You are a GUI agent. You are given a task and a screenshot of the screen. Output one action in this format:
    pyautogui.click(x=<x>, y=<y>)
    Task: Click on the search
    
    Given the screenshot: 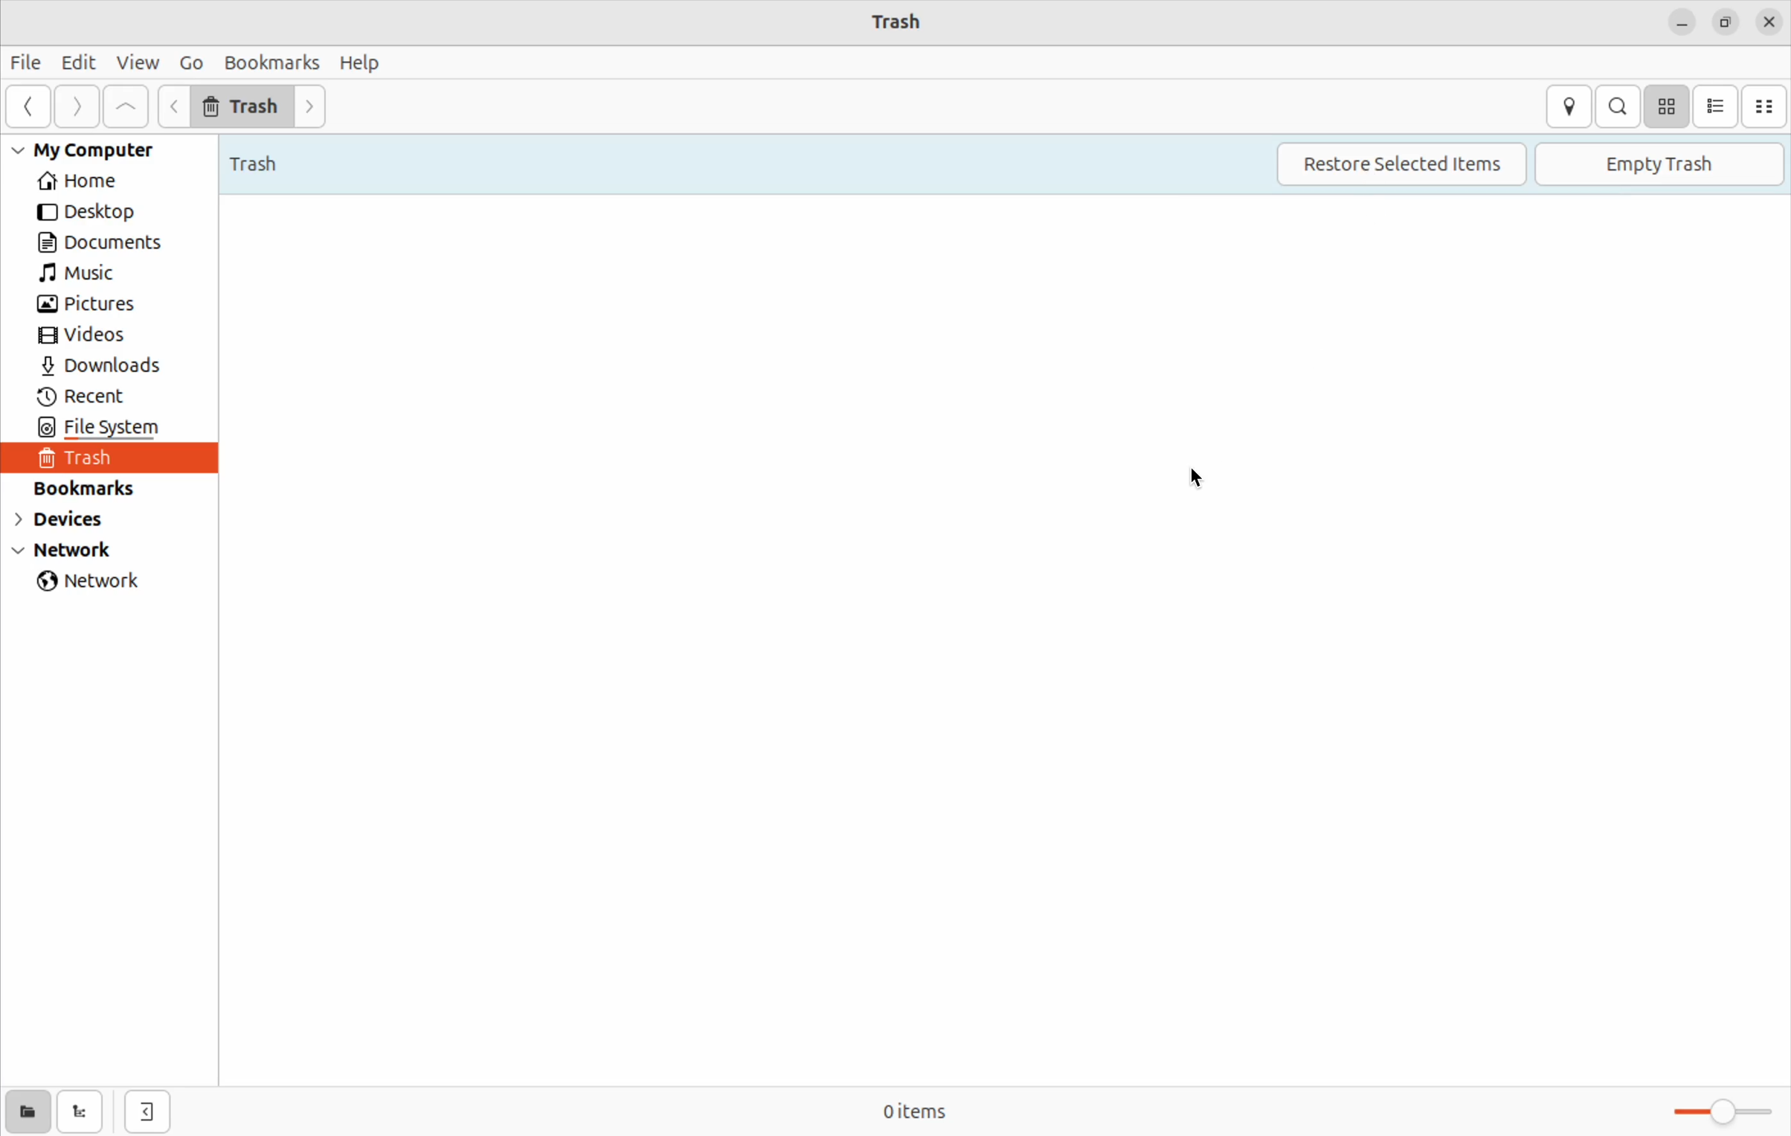 What is the action you would take?
    pyautogui.click(x=1618, y=106)
    